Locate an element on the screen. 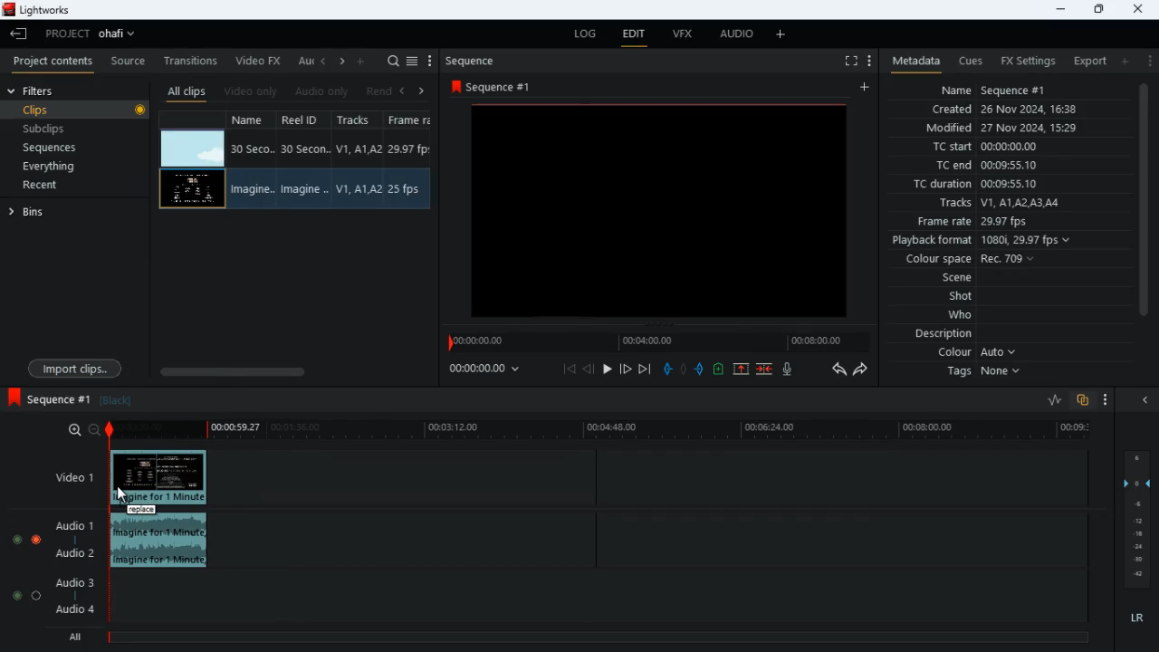 The width and height of the screenshot is (1159, 652). sequence is located at coordinates (505, 86).